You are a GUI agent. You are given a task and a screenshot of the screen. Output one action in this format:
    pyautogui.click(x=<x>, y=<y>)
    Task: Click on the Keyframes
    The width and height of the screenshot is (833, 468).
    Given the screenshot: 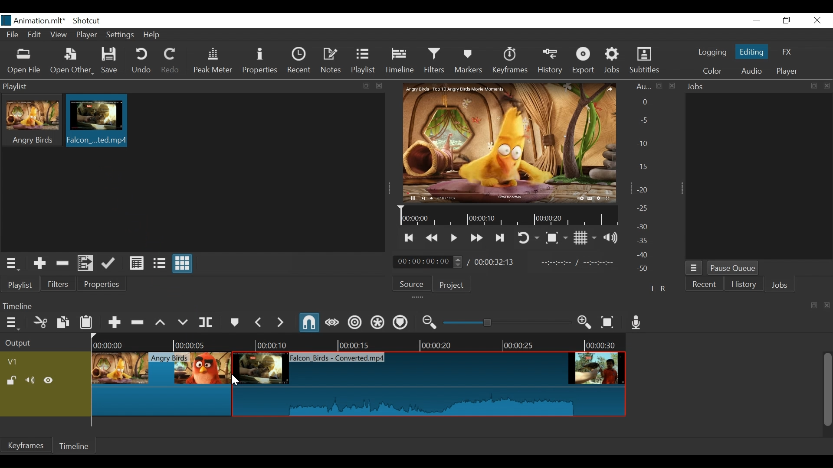 What is the action you would take?
    pyautogui.click(x=510, y=62)
    